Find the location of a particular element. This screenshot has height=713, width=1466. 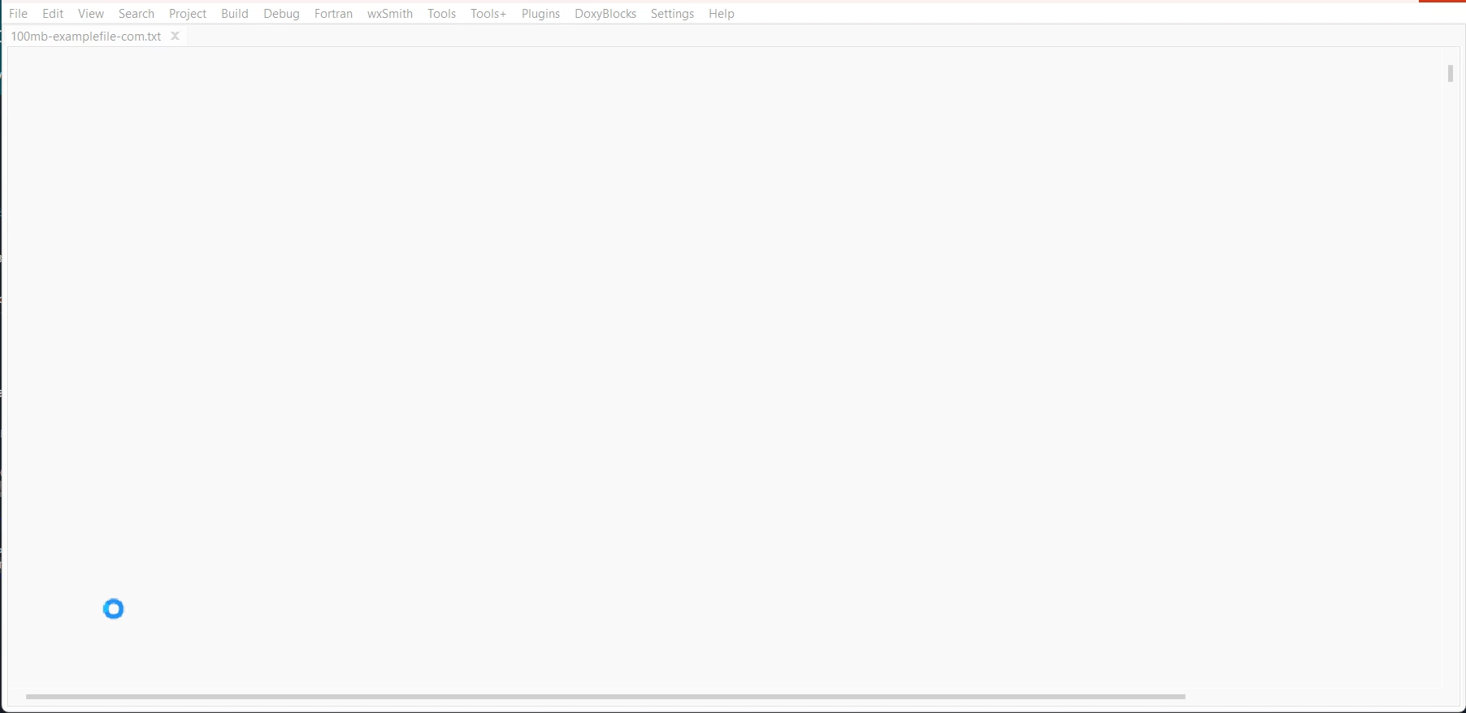

Plugins is located at coordinates (540, 14).